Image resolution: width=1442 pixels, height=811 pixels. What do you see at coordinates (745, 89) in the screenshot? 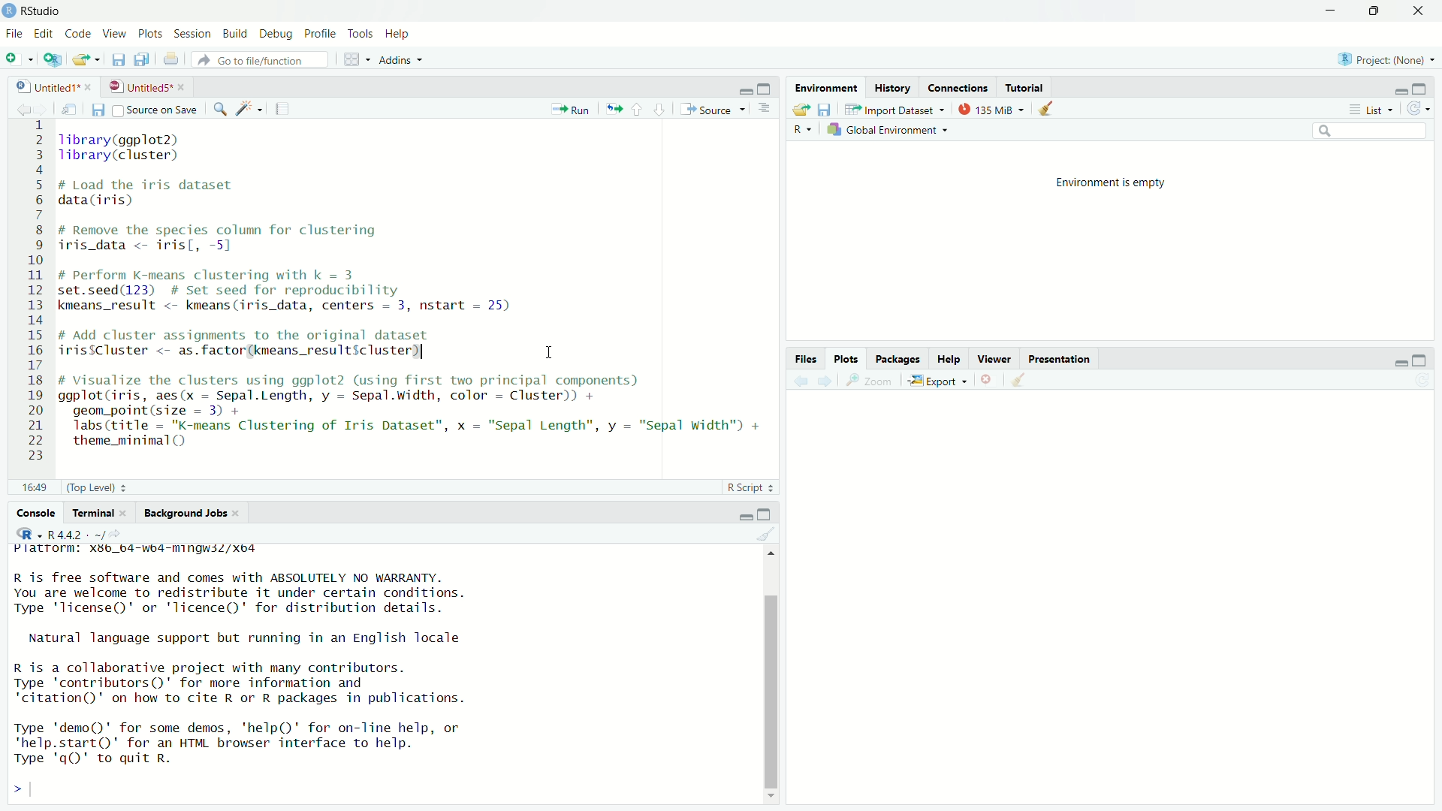
I see `minimize` at bounding box center [745, 89].